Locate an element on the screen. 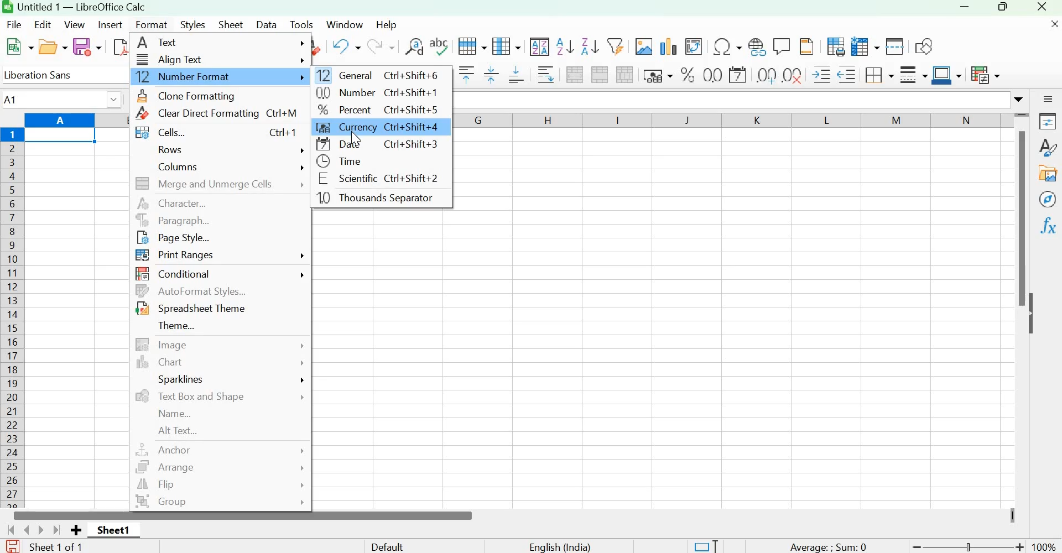 The image size is (1062, 553). Insert is located at coordinates (111, 25).